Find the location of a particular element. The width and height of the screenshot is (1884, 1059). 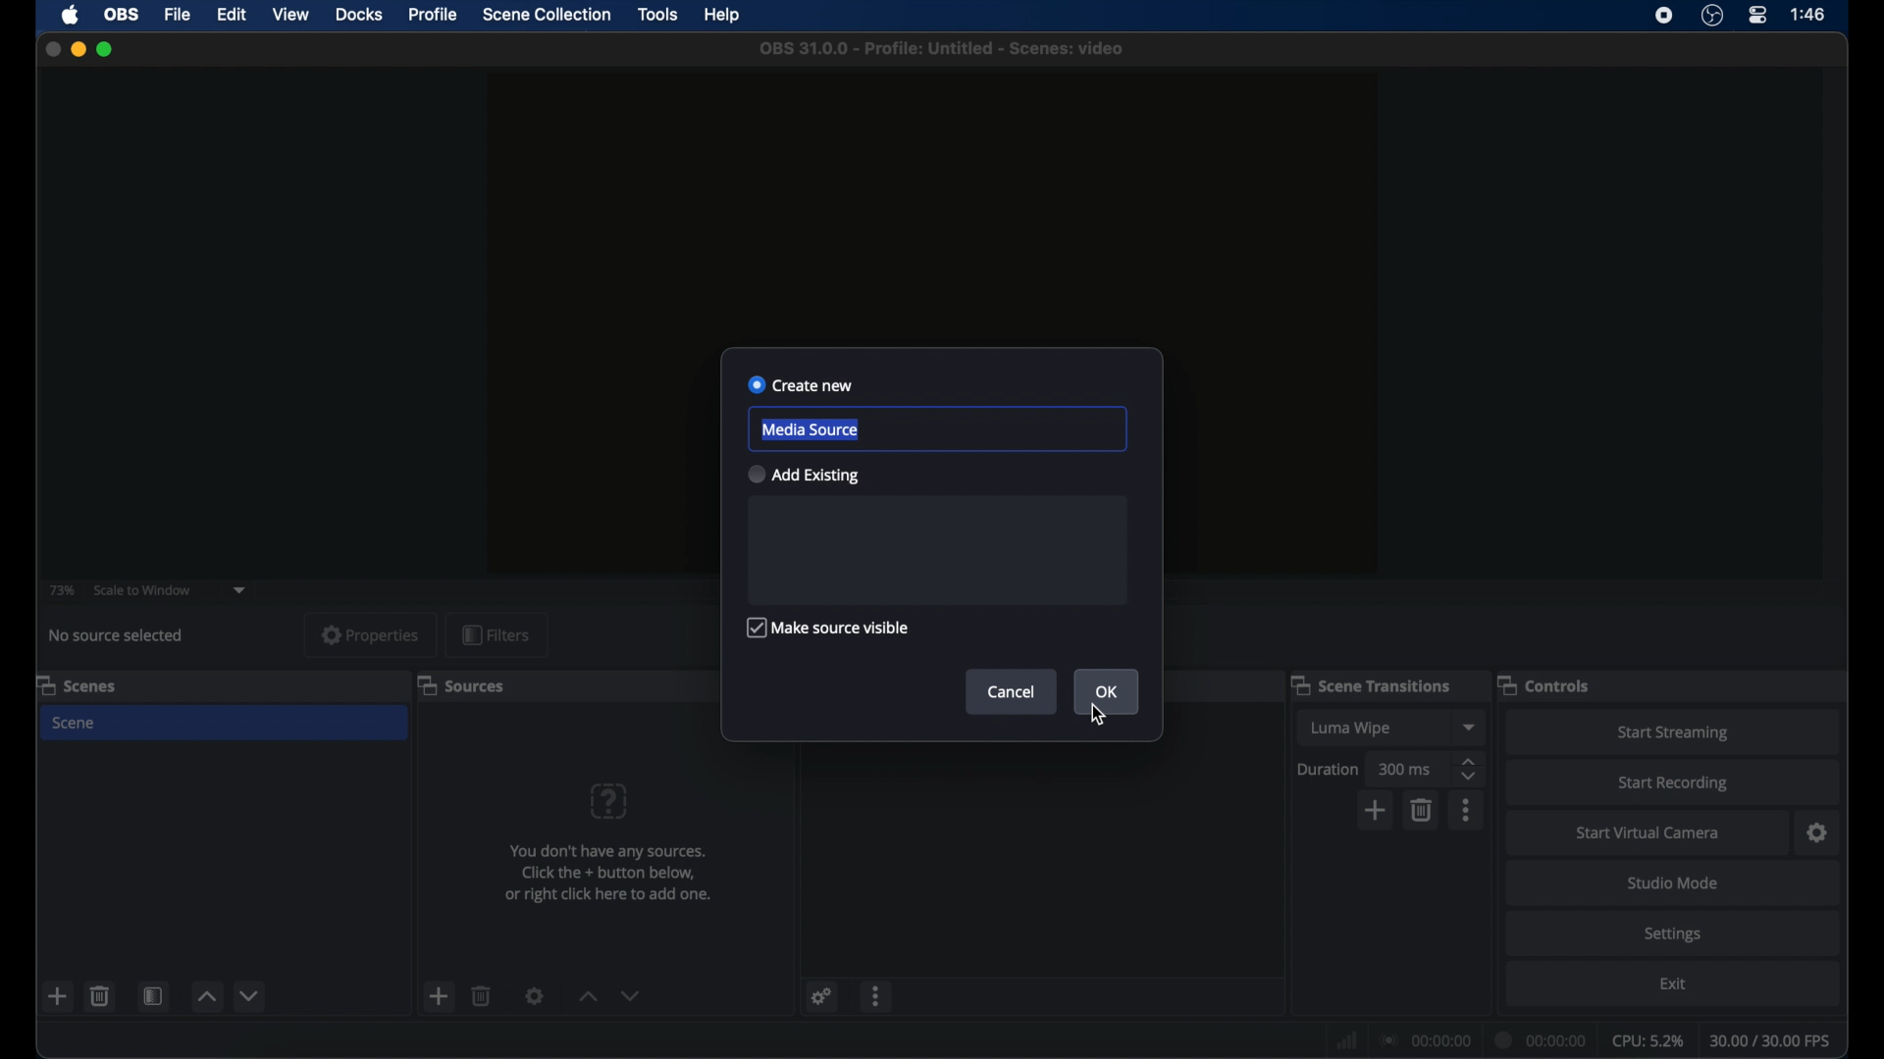

cpu is located at coordinates (1648, 1041).